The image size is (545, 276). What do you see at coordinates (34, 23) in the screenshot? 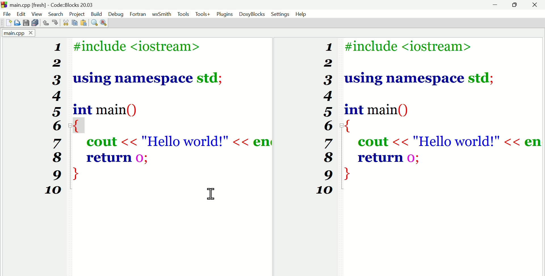
I see `Save all` at bounding box center [34, 23].